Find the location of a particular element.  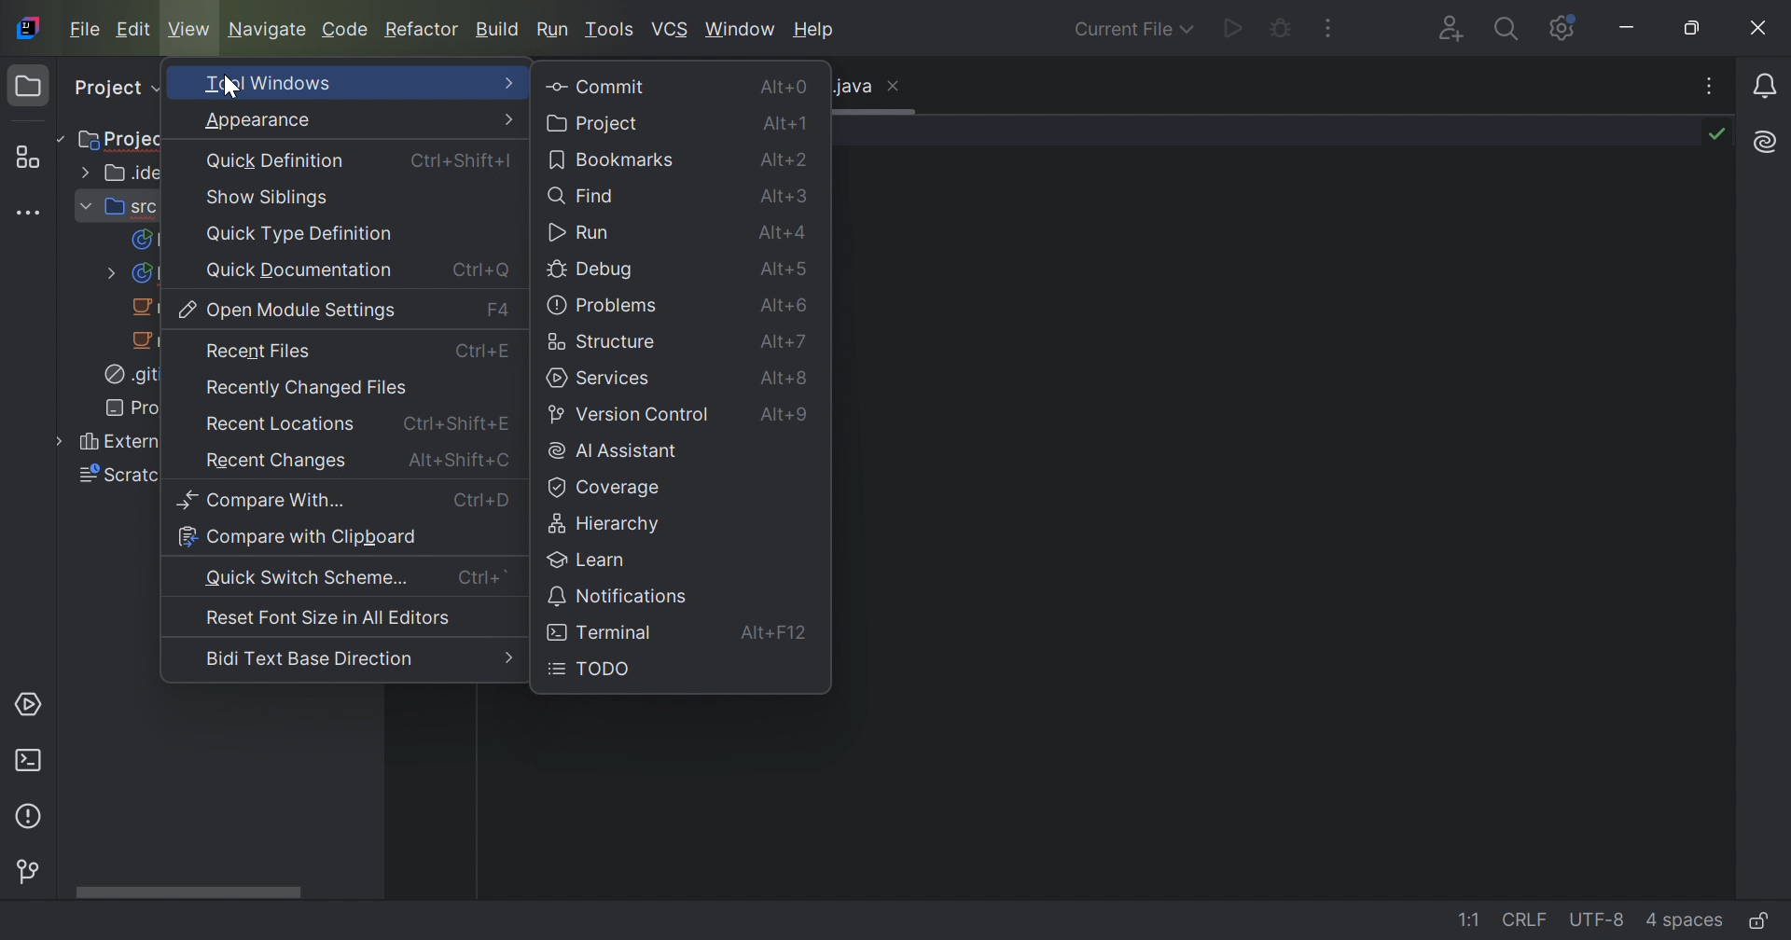

Recent File, tab Actions, and More is located at coordinates (1711, 86).